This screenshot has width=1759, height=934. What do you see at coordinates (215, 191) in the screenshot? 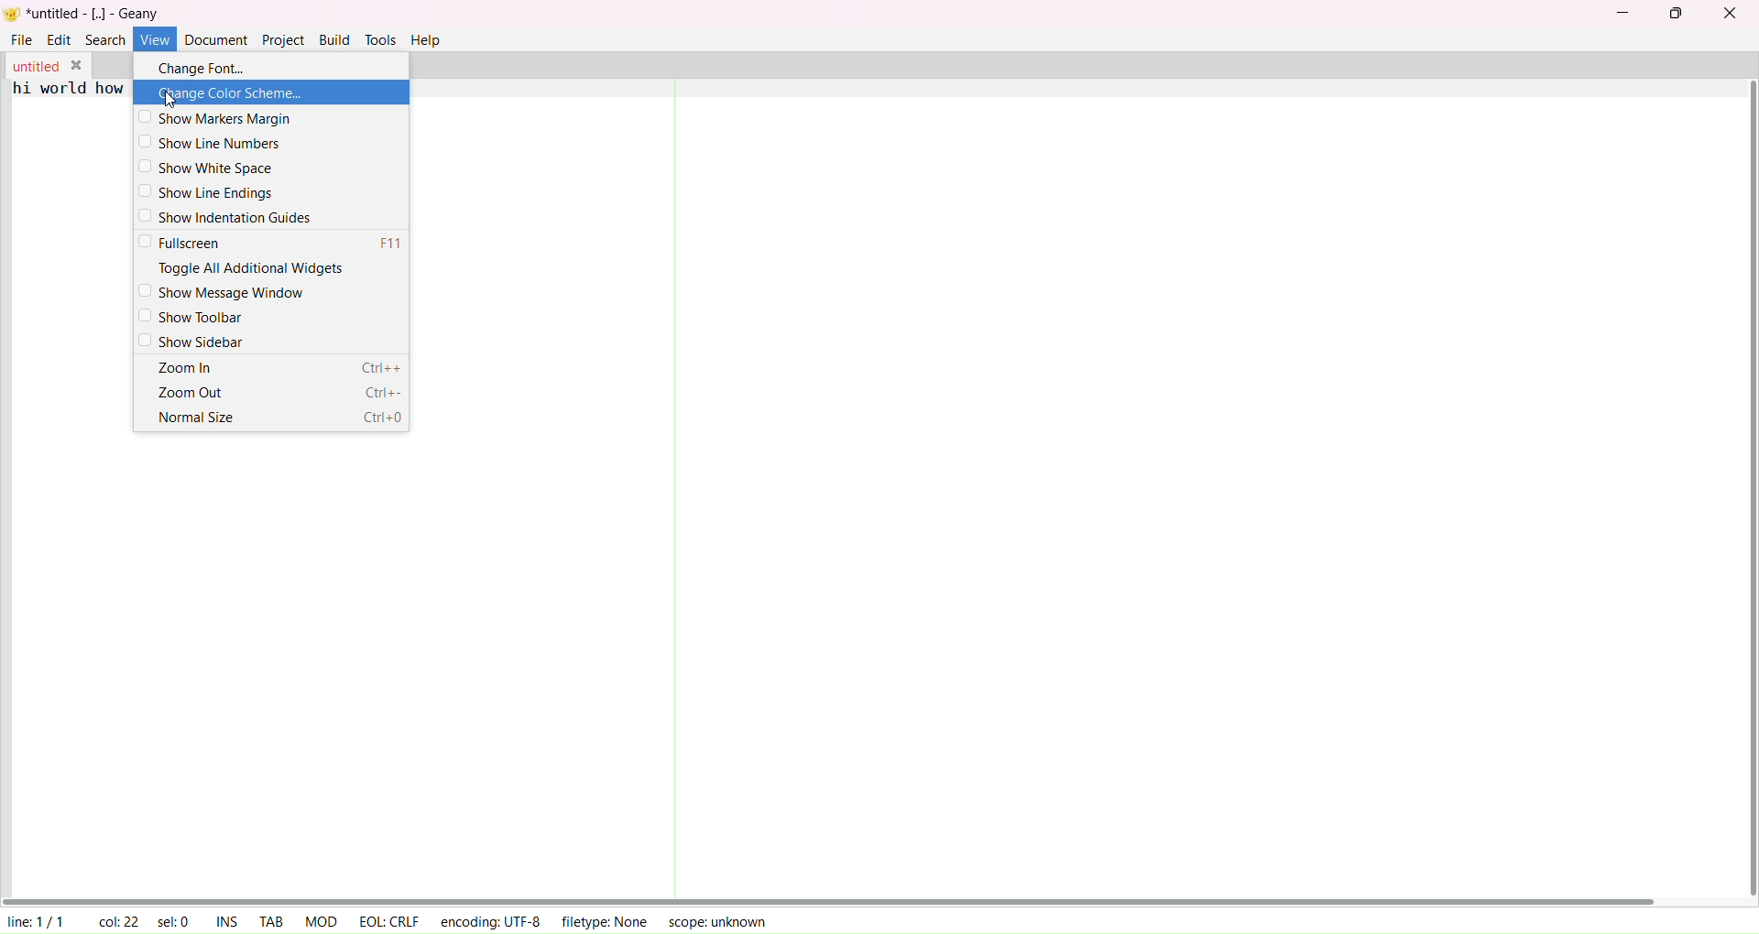
I see `show line endings` at bounding box center [215, 191].